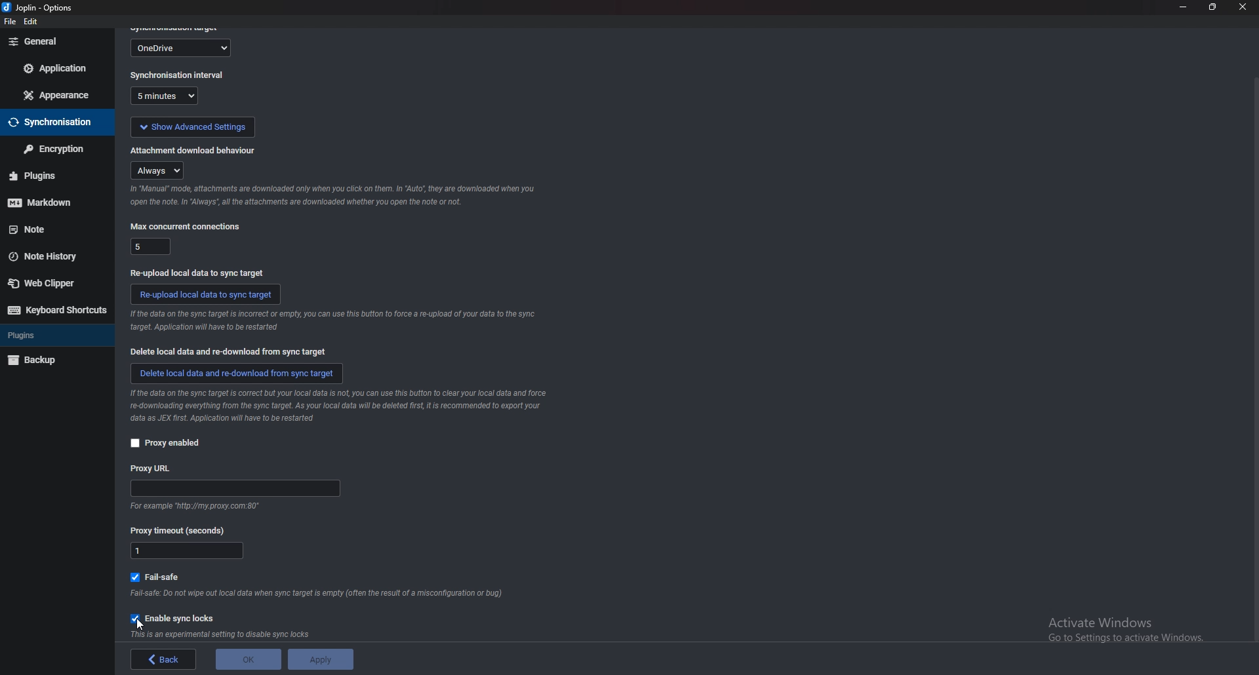 This screenshot has height=675, width=1259. I want to click on reupload , so click(196, 271).